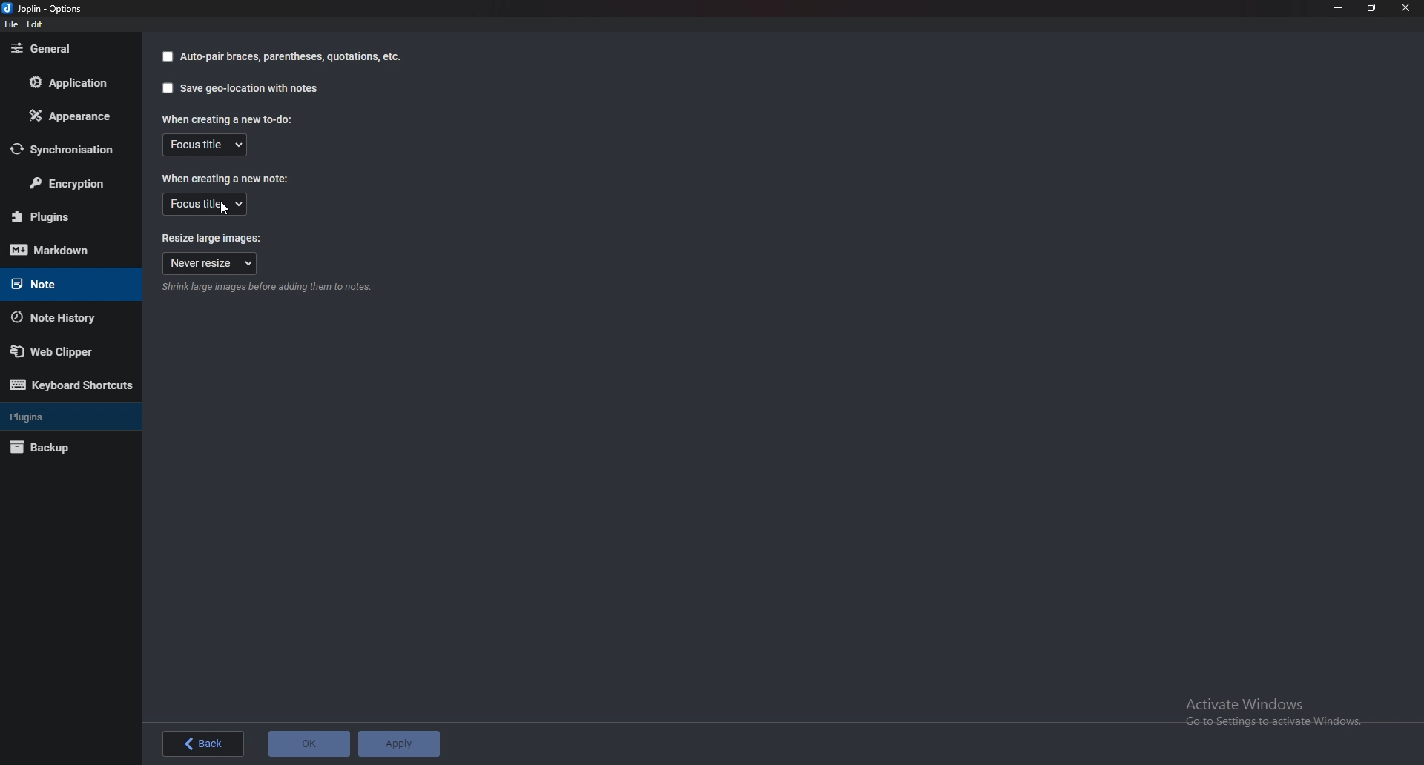  Describe the element at coordinates (217, 237) in the screenshot. I see `Resize large images` at that location.